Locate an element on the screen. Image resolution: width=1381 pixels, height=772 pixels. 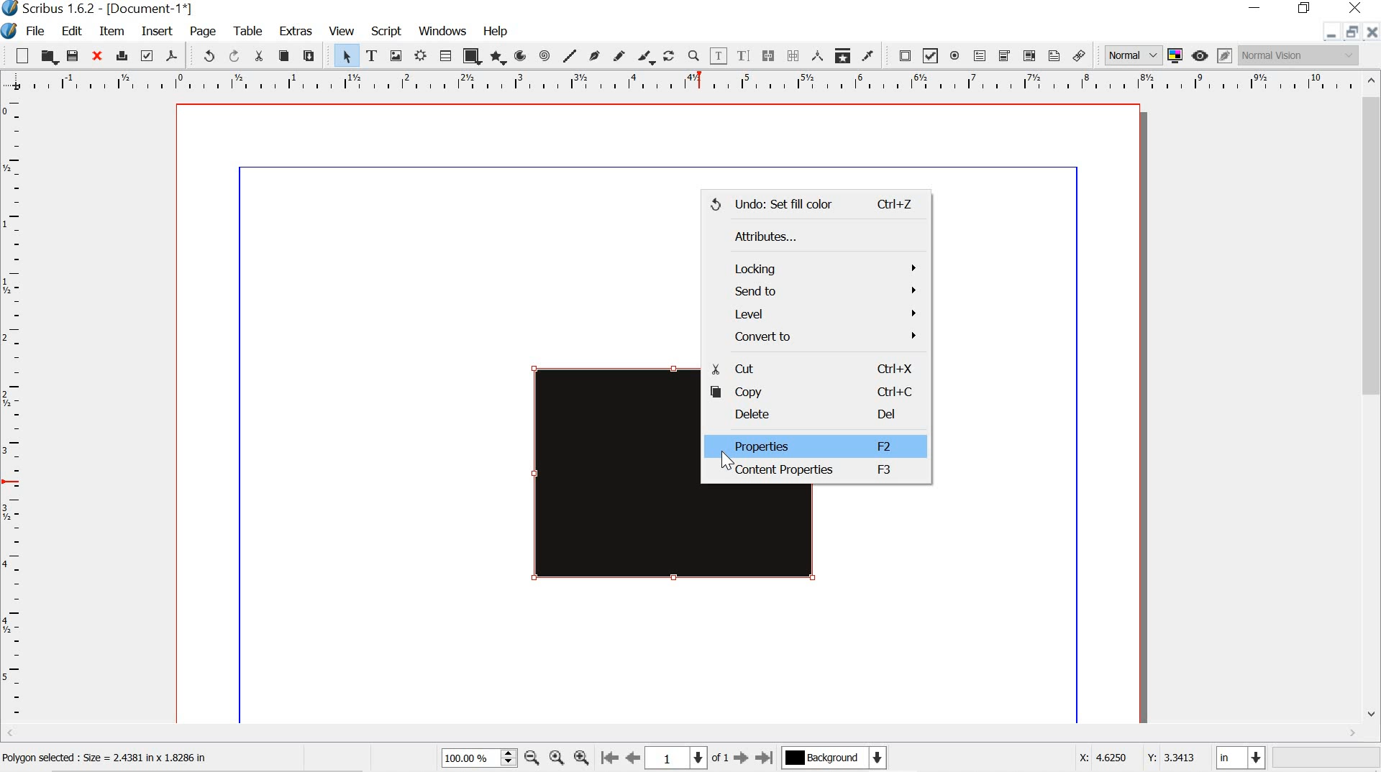
copy is located at coordinates (811, 391).